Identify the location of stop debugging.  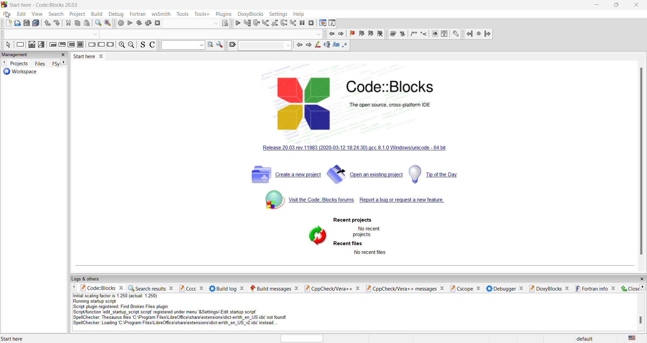
(311, 24).